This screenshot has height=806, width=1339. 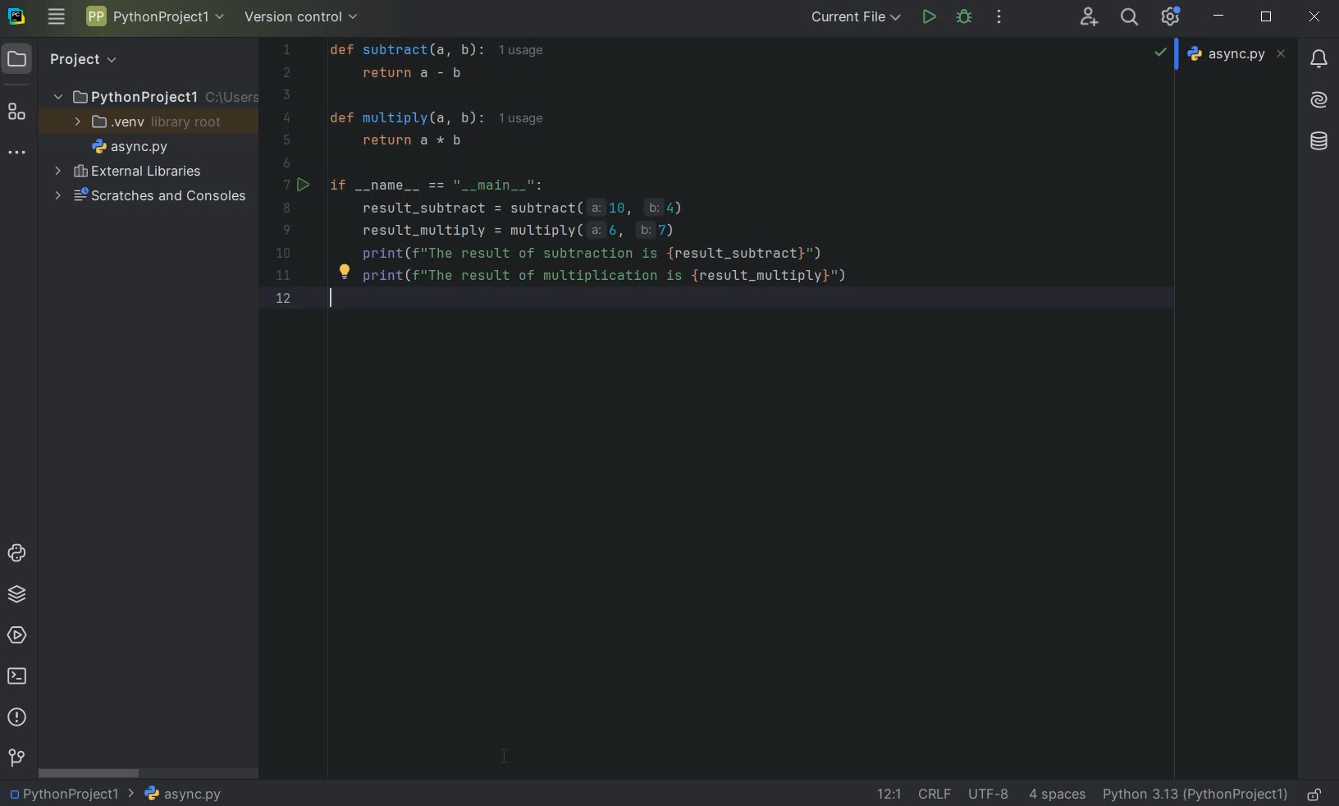 What do you see at coordinates (1268, 19) in the screenshot?
I see `restore down` at bounding box center [1268, 19].